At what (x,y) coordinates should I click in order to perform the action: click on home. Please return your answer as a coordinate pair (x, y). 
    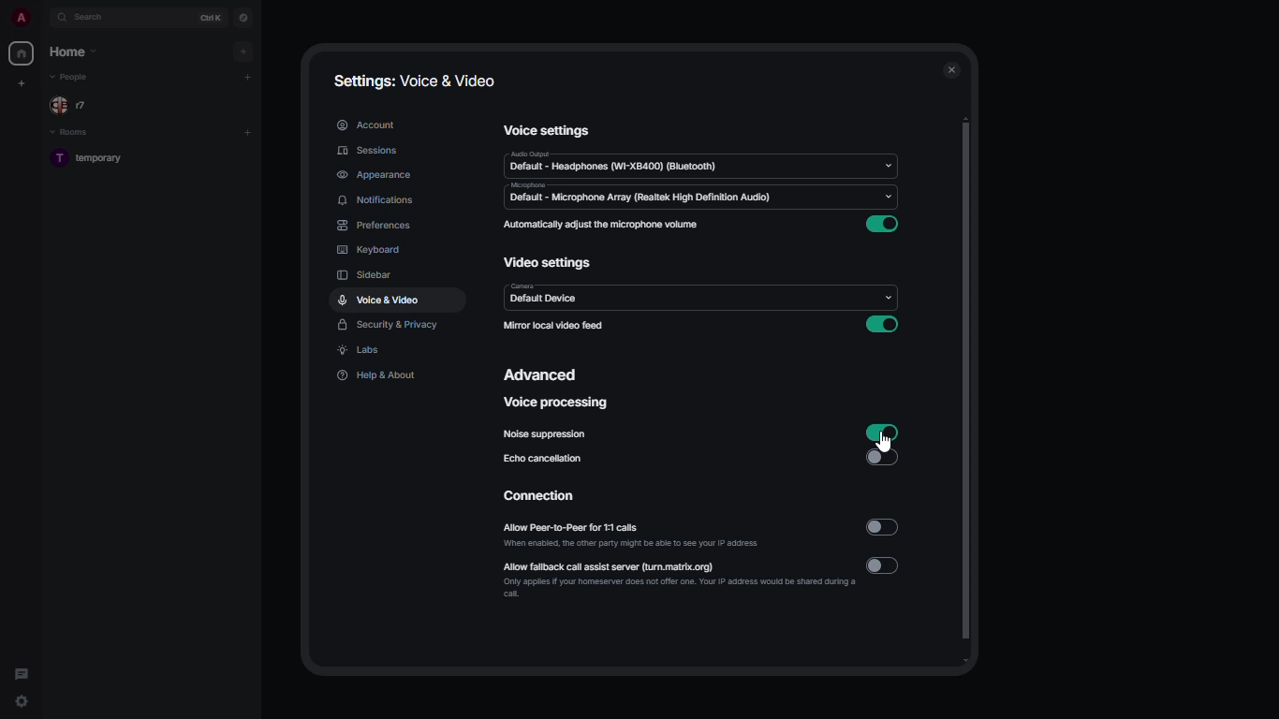
    Looking at the image, I should click on (22, 53).